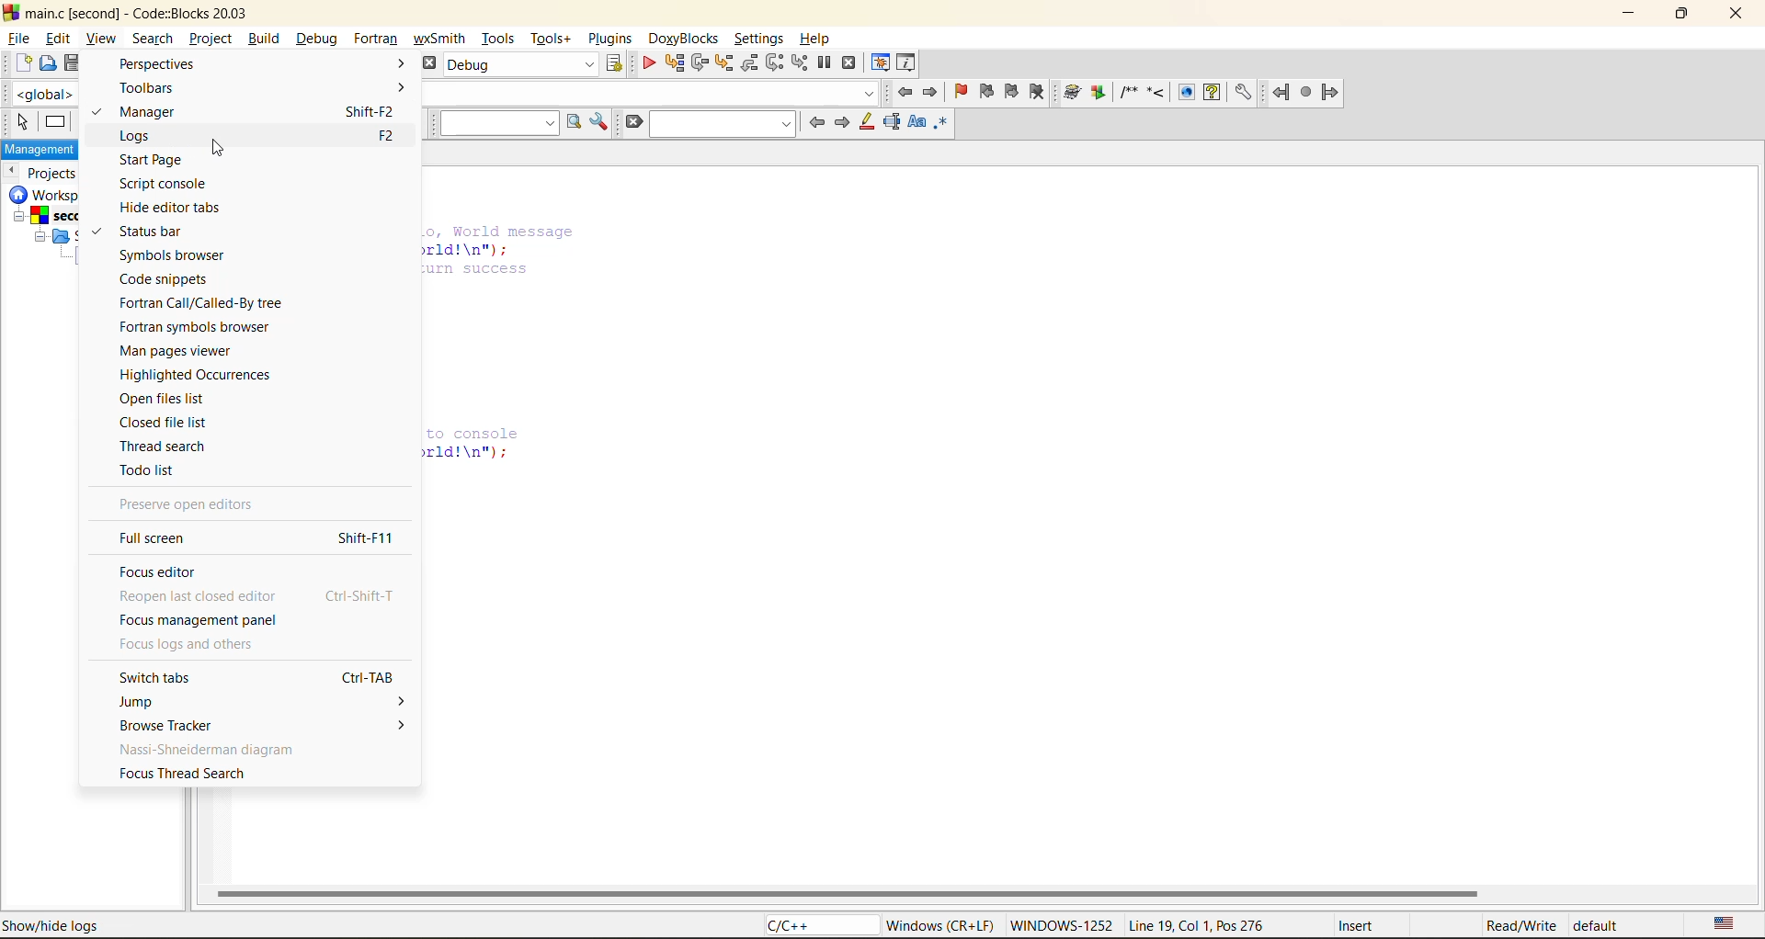 The image size is (1765, 939). Describe the element at coordinates (852, 62) in the screenshot. I see `stop debugger` at that location.